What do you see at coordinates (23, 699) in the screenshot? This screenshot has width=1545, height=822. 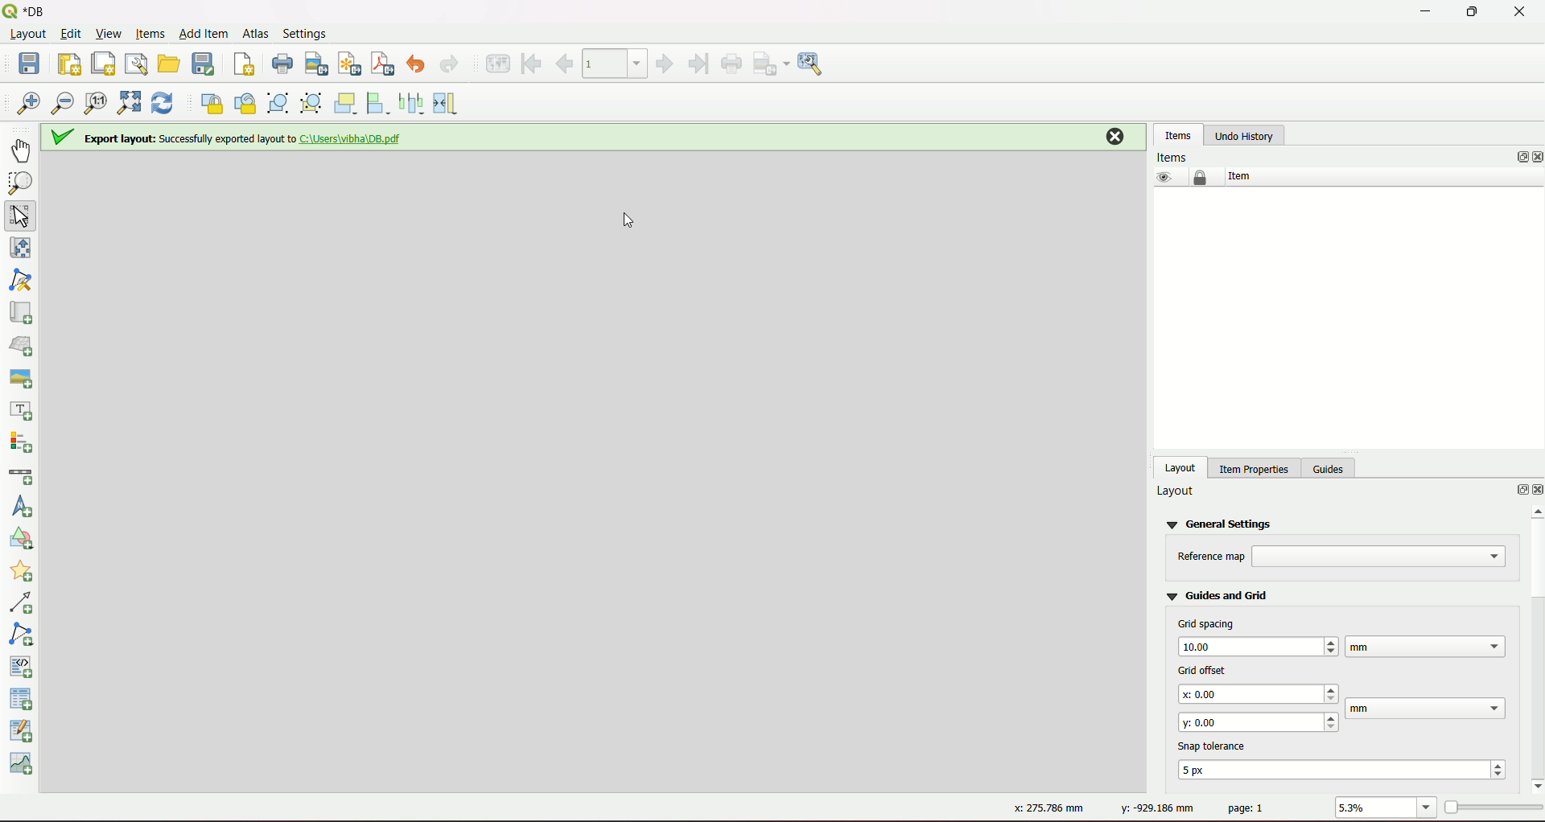 I see `add fixed table` at bounding box center [23, 699].